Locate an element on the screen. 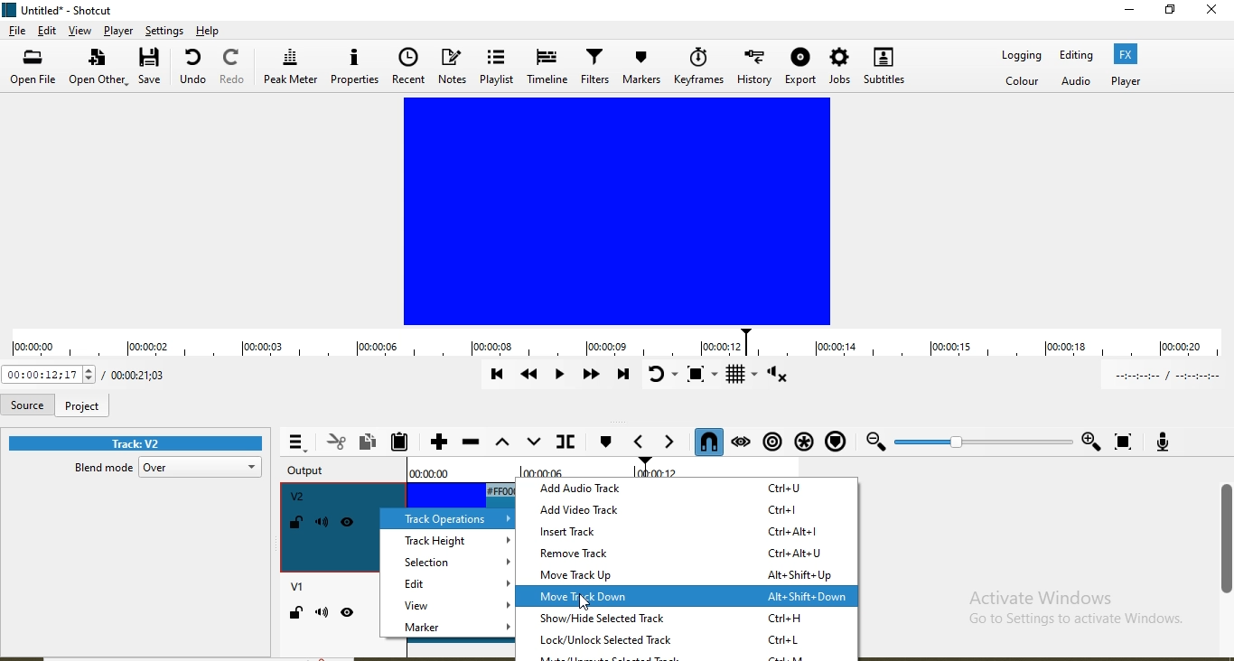 The width and height of the screenshot is (1234, 661). Hide is located at coordinates (350, 525).